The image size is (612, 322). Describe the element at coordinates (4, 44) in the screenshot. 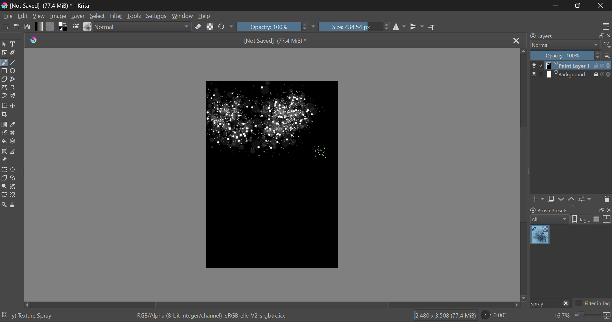

I see `Select` at that location.